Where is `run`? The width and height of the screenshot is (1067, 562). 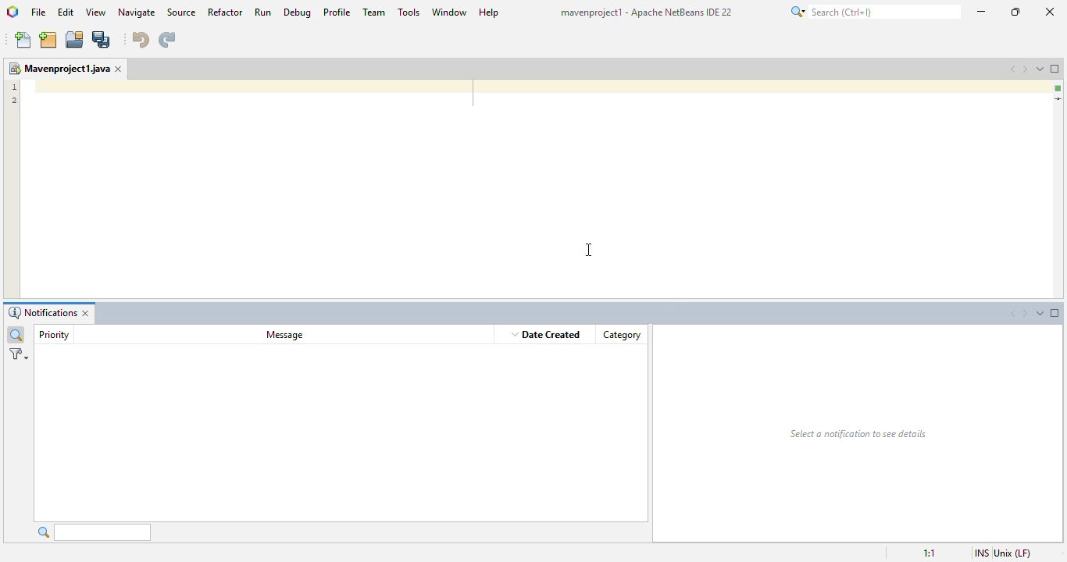 run is located at coordinates (262, 12).